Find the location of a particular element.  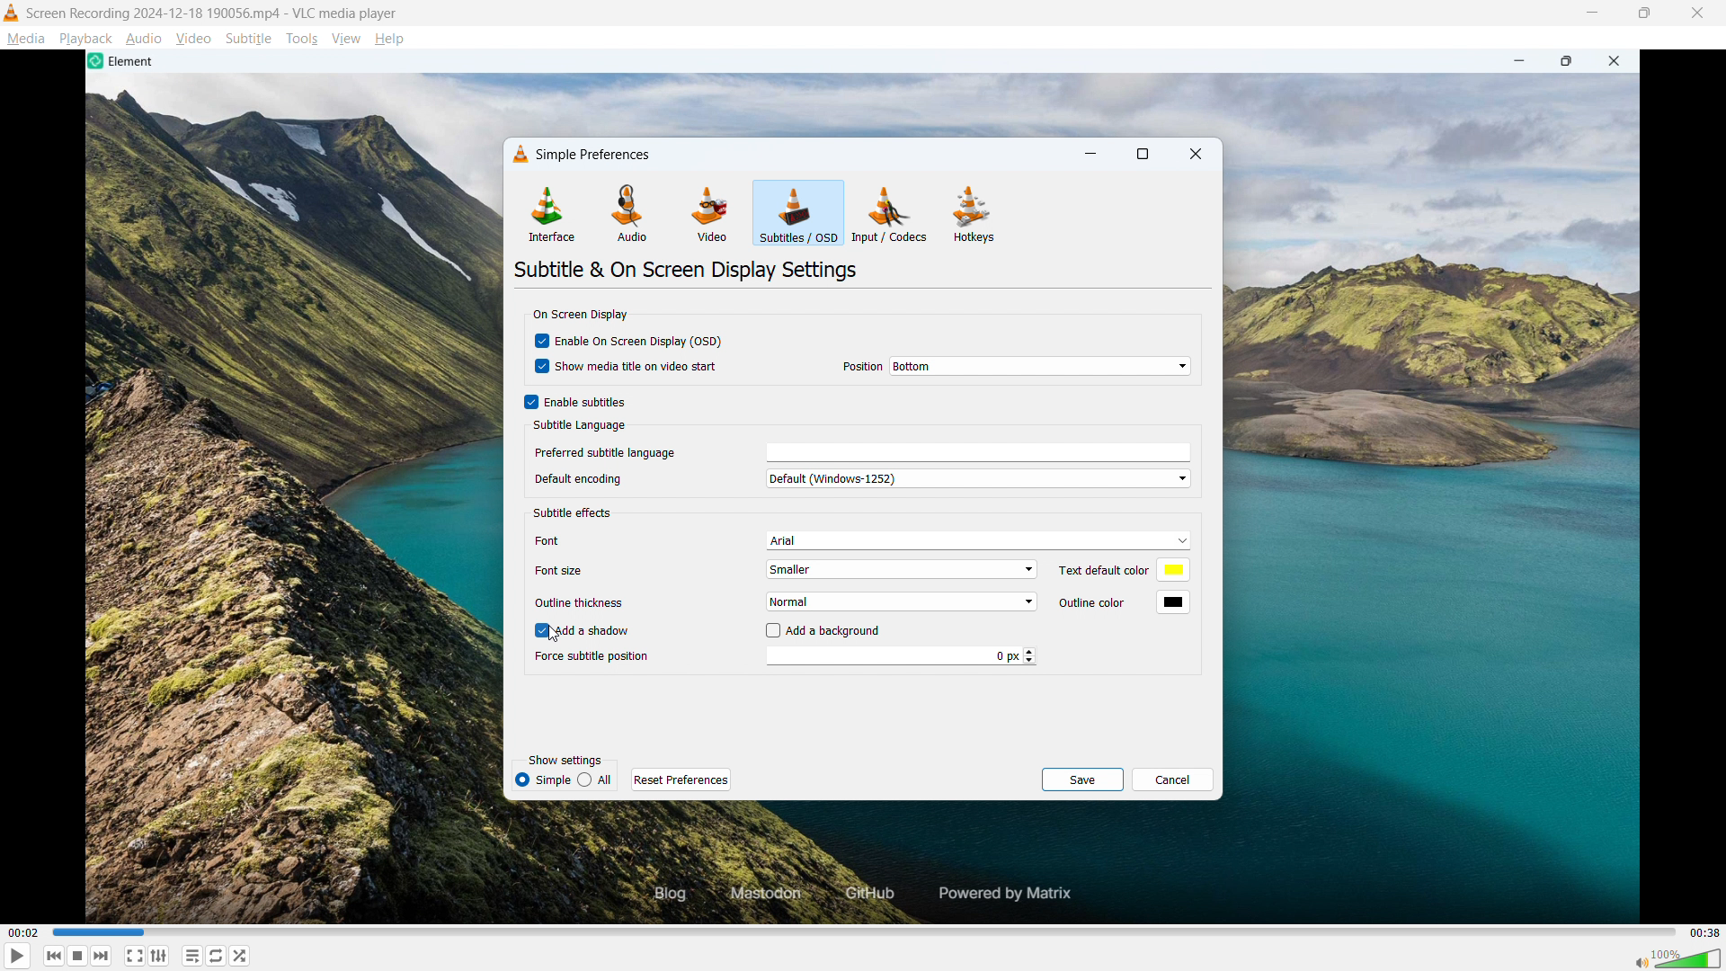

Audio  is located at coordinates (633, 214).